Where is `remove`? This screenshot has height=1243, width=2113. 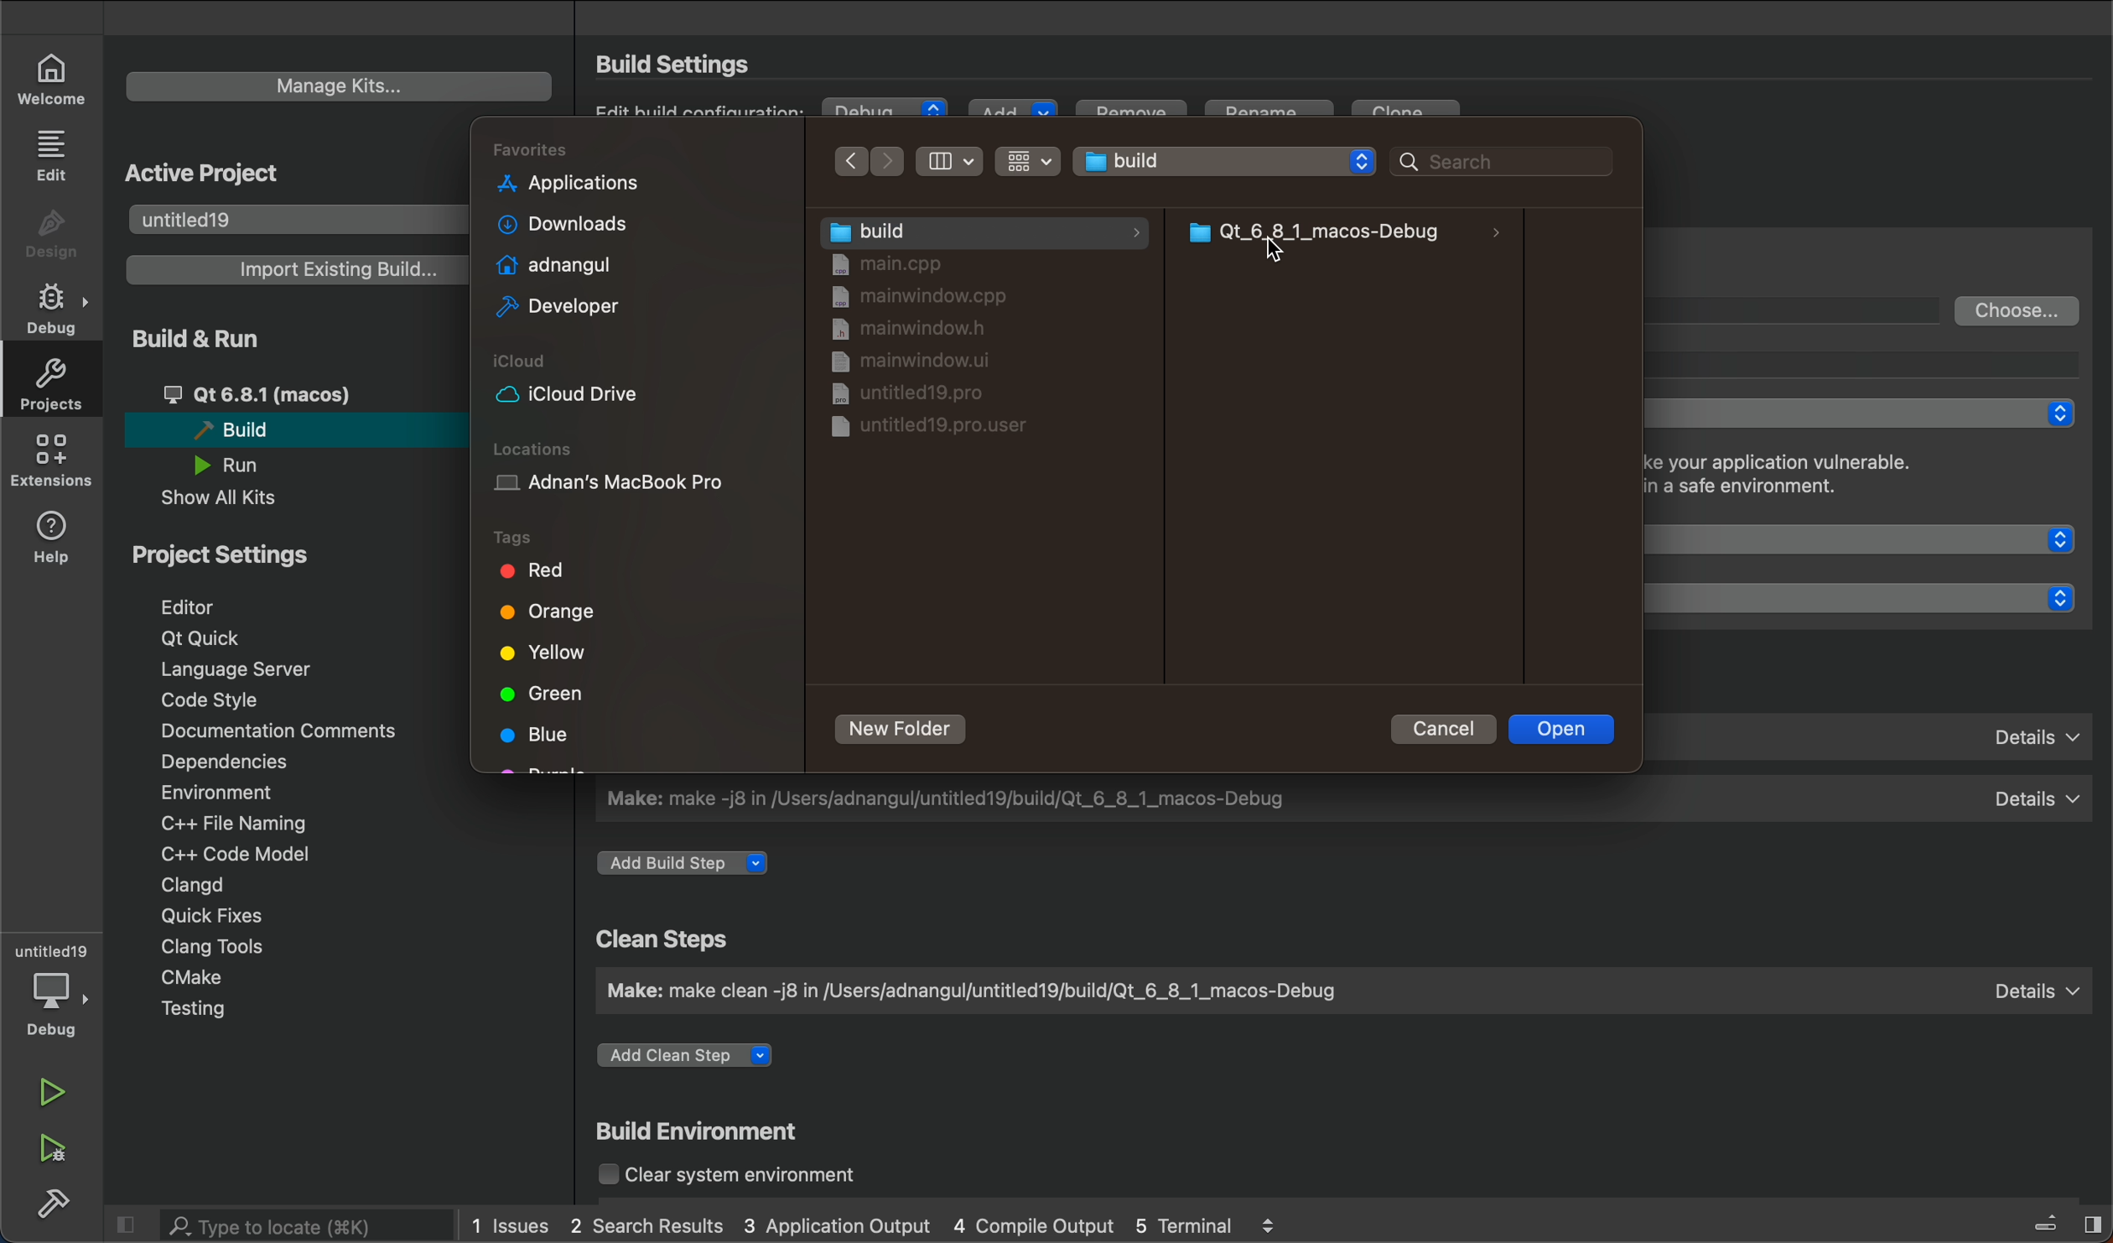 remove is located at coordinates (1129, 117).